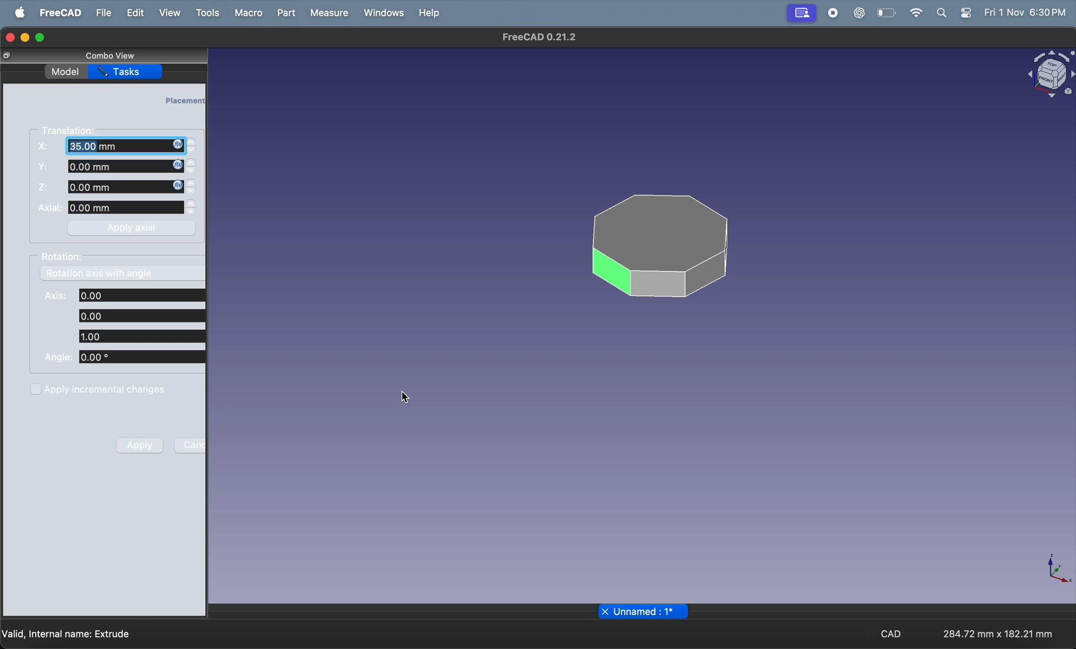 The image size is (1076, 649). I want to click on tasks, so click(129, 72).